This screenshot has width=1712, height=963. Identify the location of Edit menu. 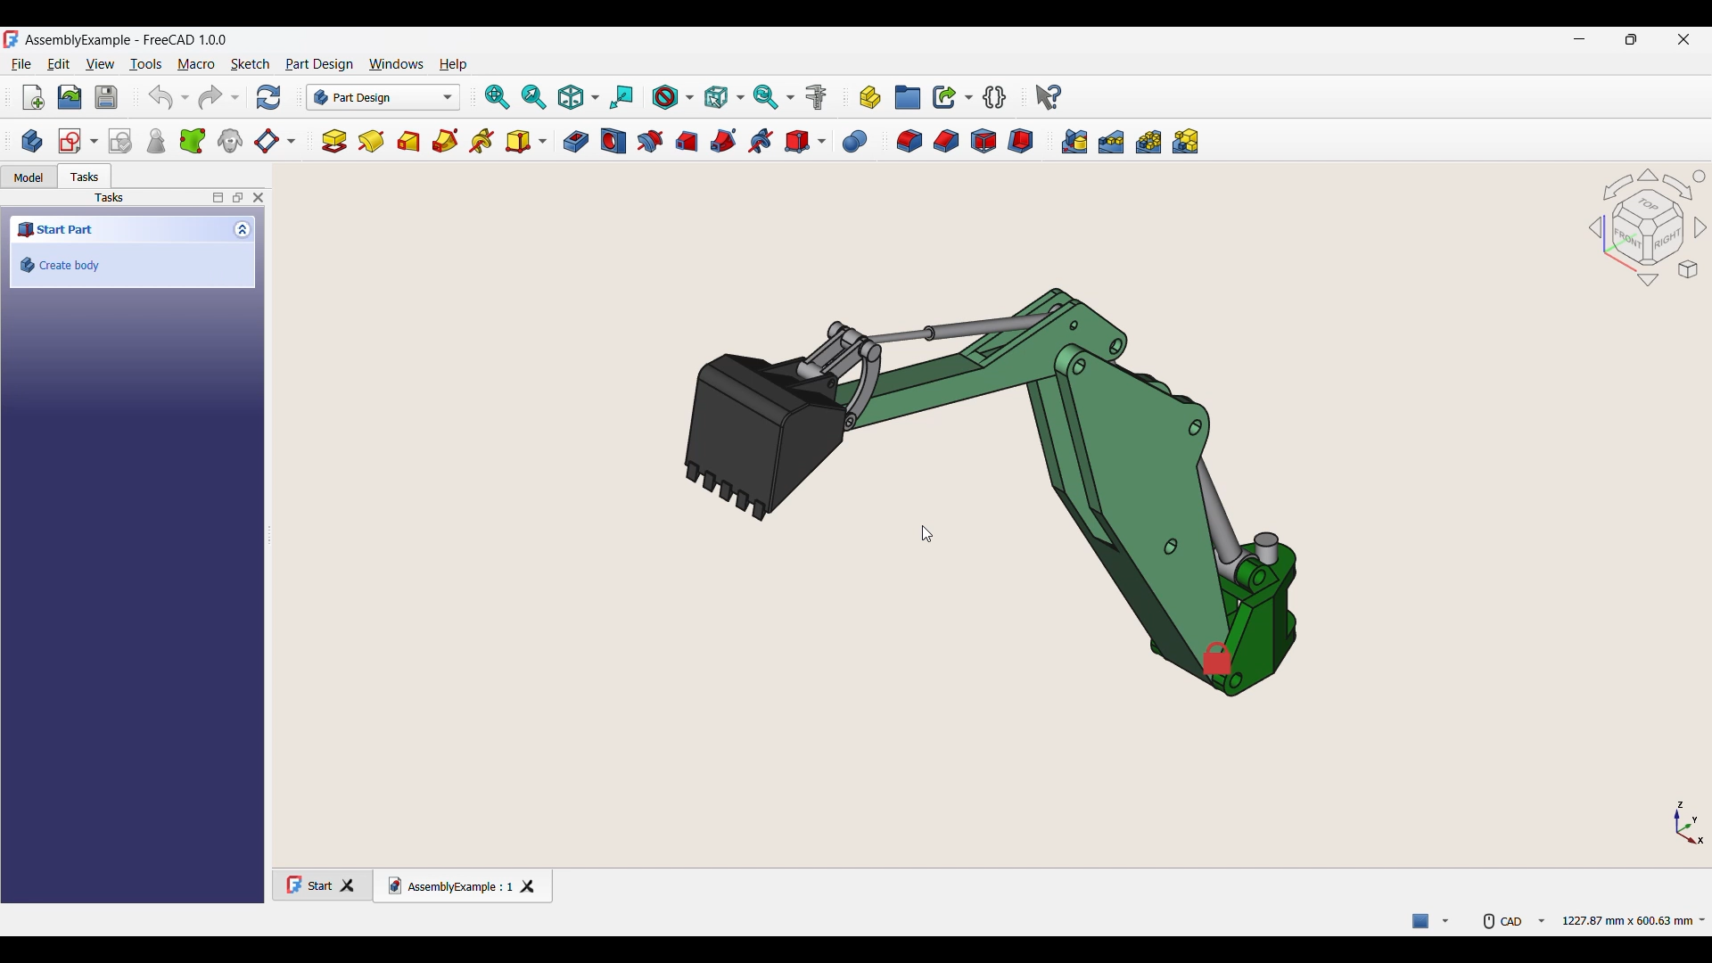
(59, 64).